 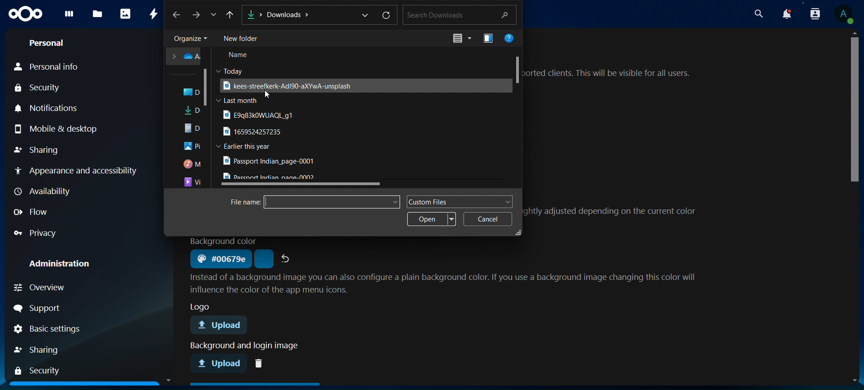 I want to click on file, so click(x=255, y=132).